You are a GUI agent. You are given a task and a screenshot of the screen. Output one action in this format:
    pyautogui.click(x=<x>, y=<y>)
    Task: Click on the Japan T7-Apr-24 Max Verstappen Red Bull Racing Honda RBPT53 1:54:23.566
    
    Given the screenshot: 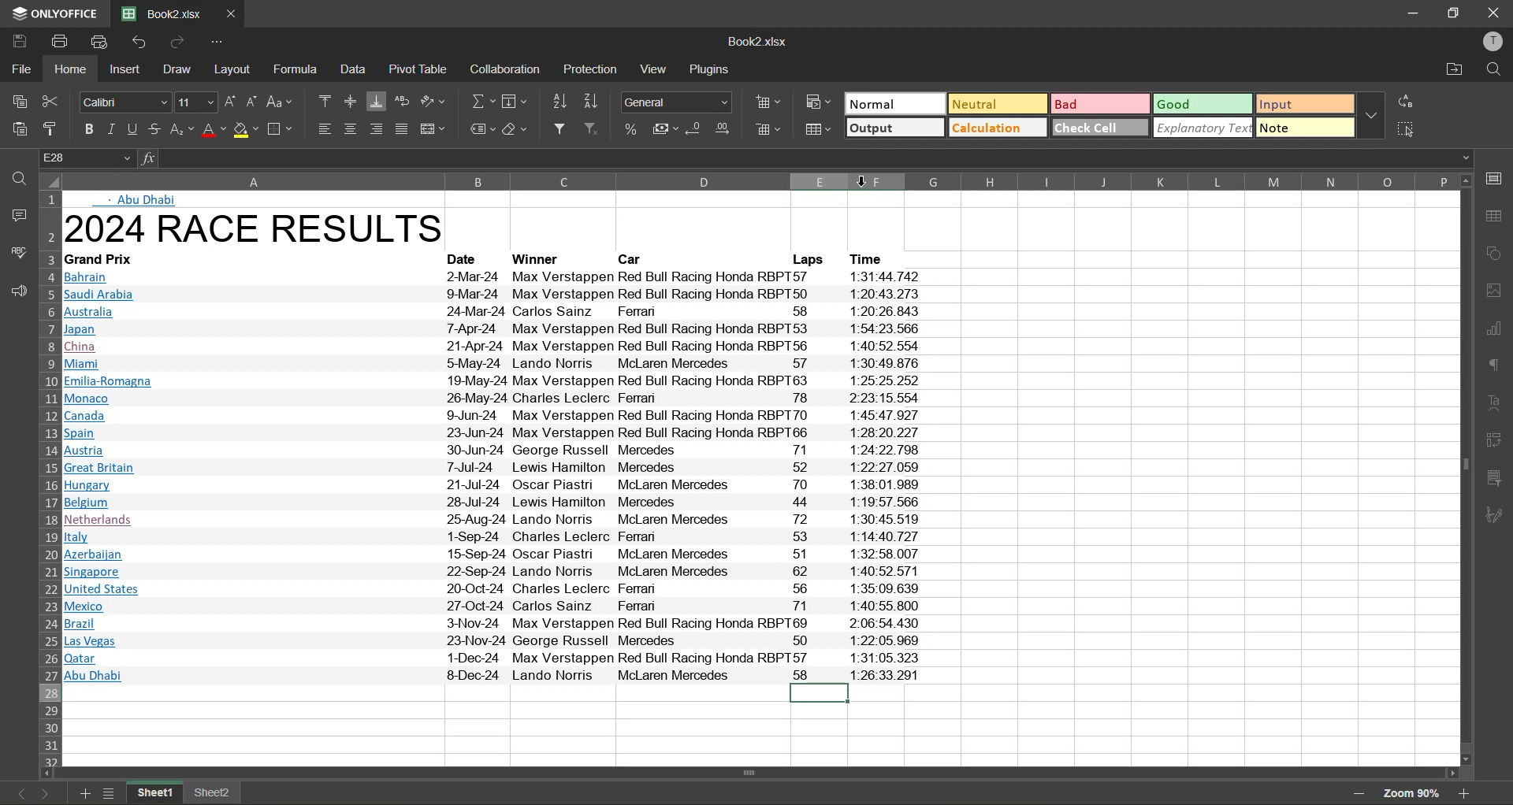 What is the action you would take?
    pyautogui.click(x=493, y=328)
    